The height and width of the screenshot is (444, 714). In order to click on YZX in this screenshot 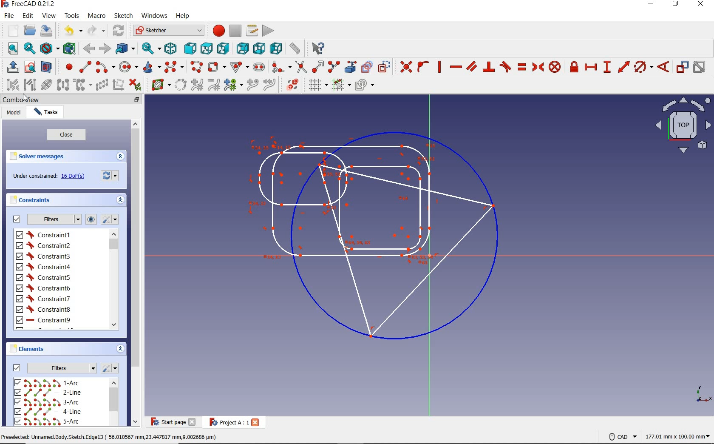, I will do `click(704, 392)`.